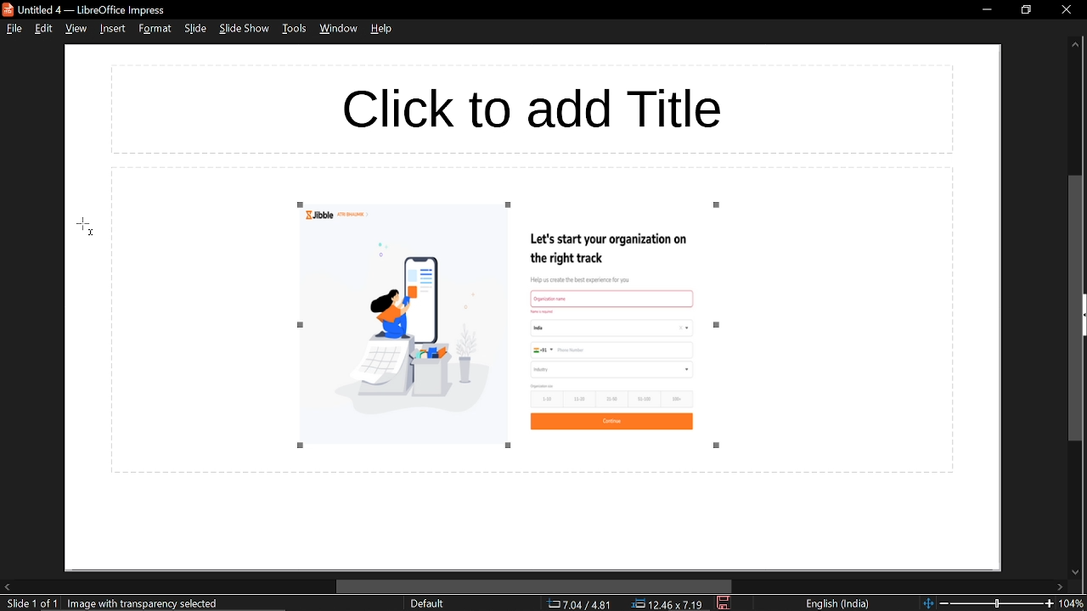  What do you see at coordinates (87, 8) in the screenshot?
I see `current window` at bounding box center [87, 8].